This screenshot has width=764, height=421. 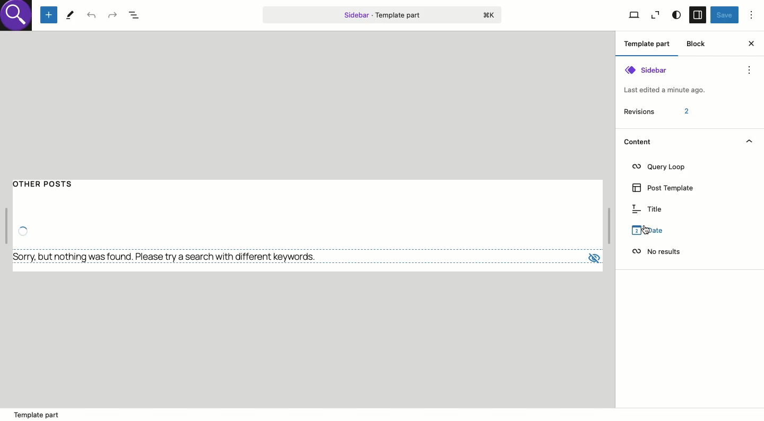 I want to click on Document overview , so click(x=137, y=16).